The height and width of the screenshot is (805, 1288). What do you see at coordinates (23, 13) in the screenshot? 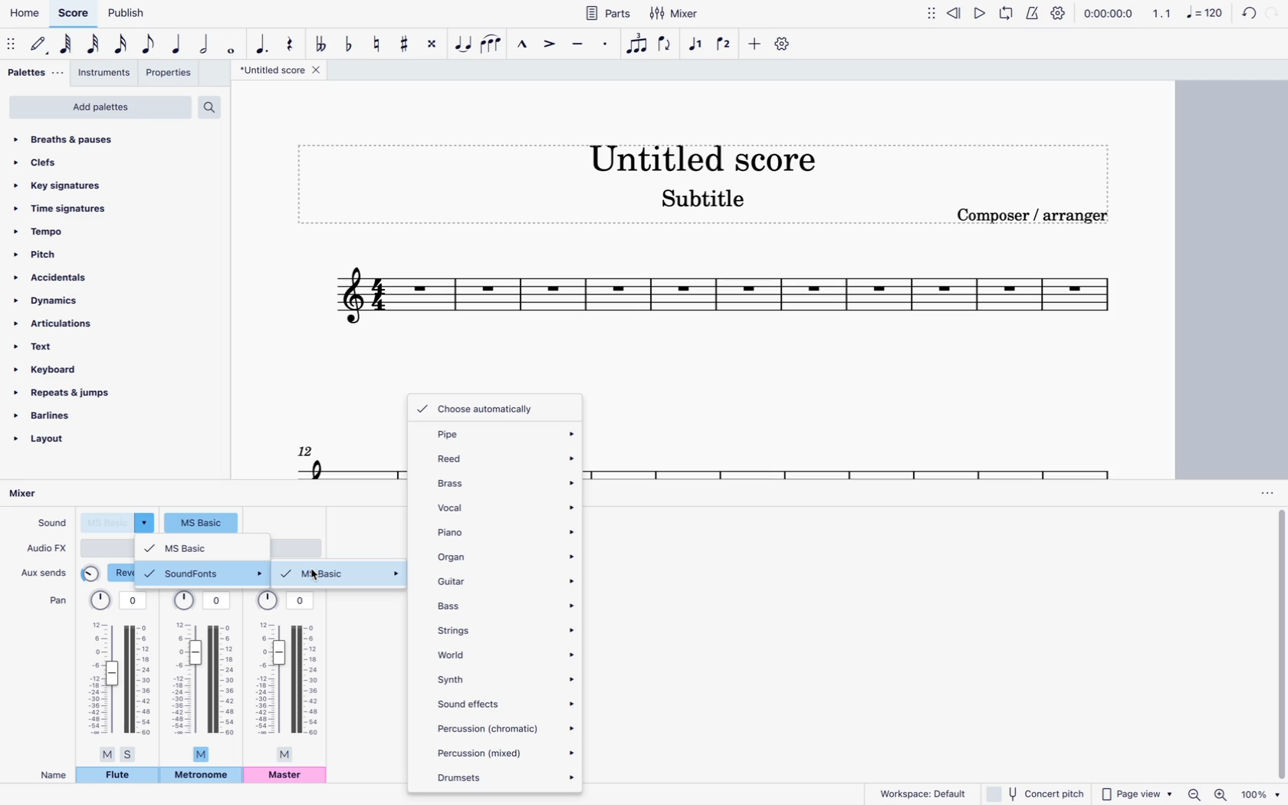
I see `home` at bounding box center [23, 13].